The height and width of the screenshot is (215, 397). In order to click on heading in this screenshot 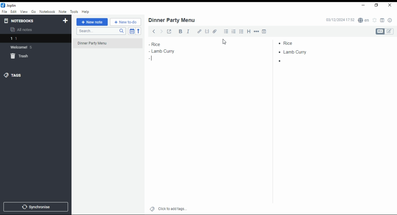, I will do `click(249, 32)`.